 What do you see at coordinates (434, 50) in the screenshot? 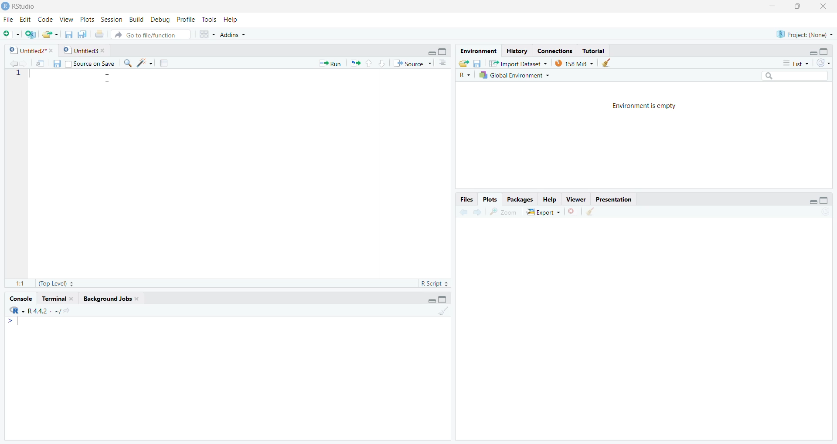
I see `Maximize/minimize` at bounding box center [434, 50].